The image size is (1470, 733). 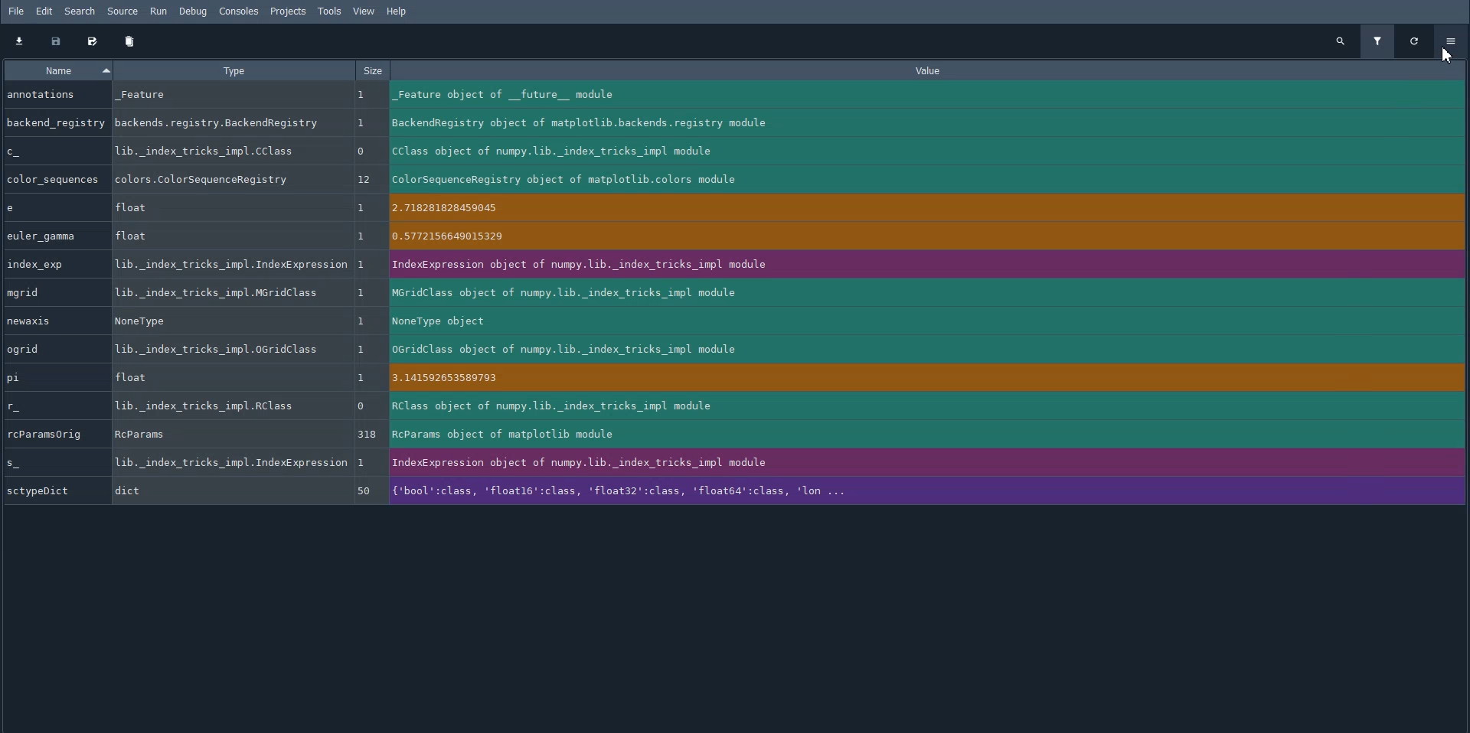 What do you see at coordinates (219, 321) in the screenshot?
I see `type value` at bounding box center [219, 321].